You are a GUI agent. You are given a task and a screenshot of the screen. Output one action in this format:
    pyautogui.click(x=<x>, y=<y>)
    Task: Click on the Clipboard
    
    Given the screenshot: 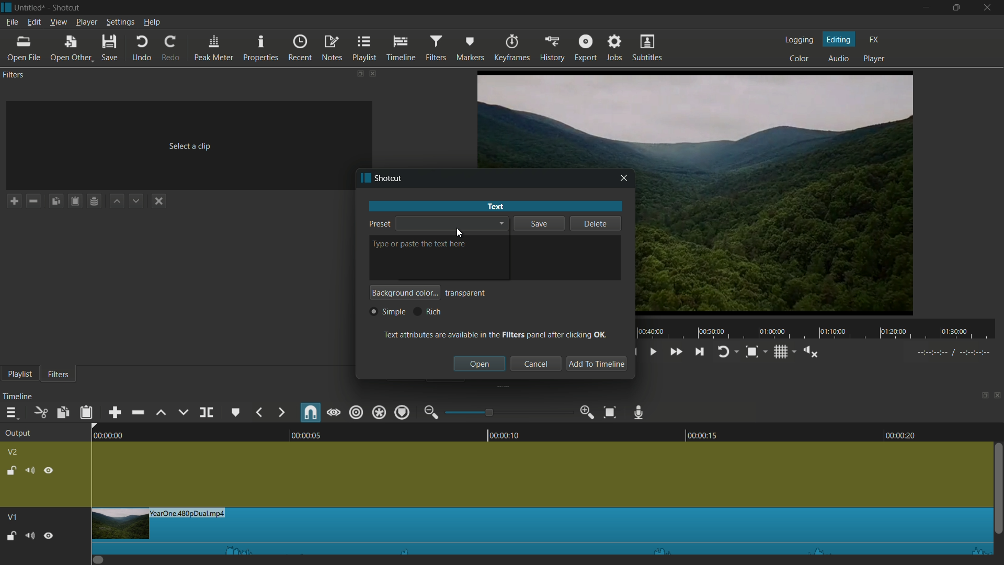 What is the action you would take?
    pyautogui.click(x=76, y=201)
    